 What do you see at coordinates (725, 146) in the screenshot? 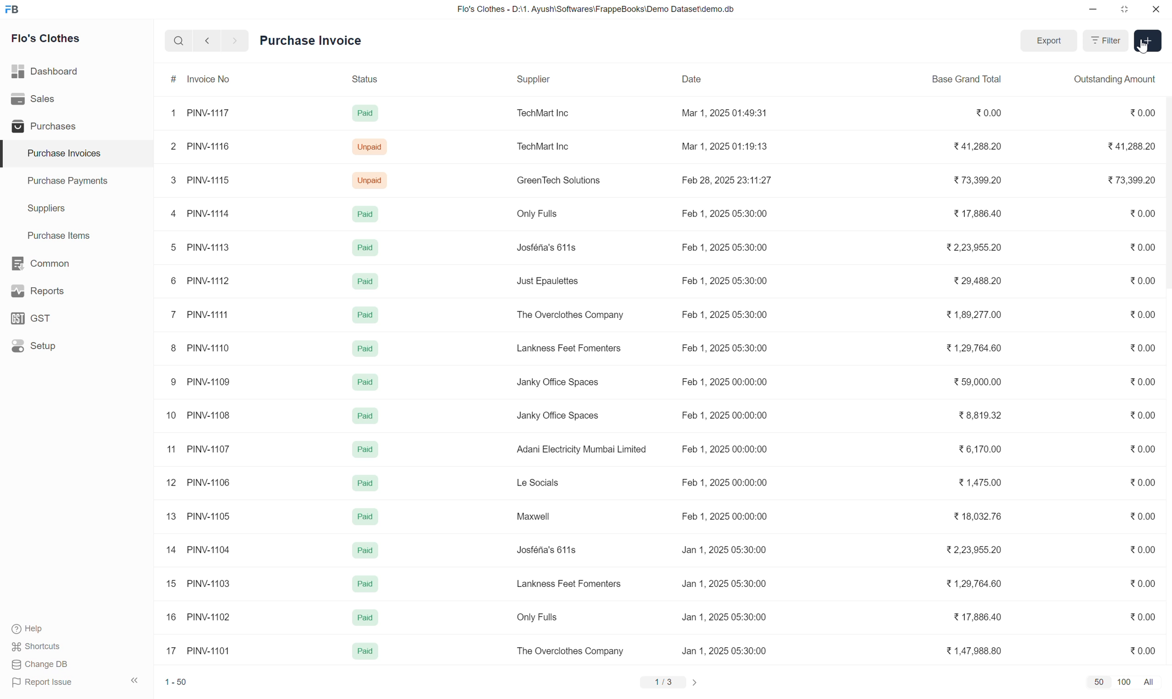
I see `Mar 1, 2025 01:19:13` at bounding box center [725, 146].